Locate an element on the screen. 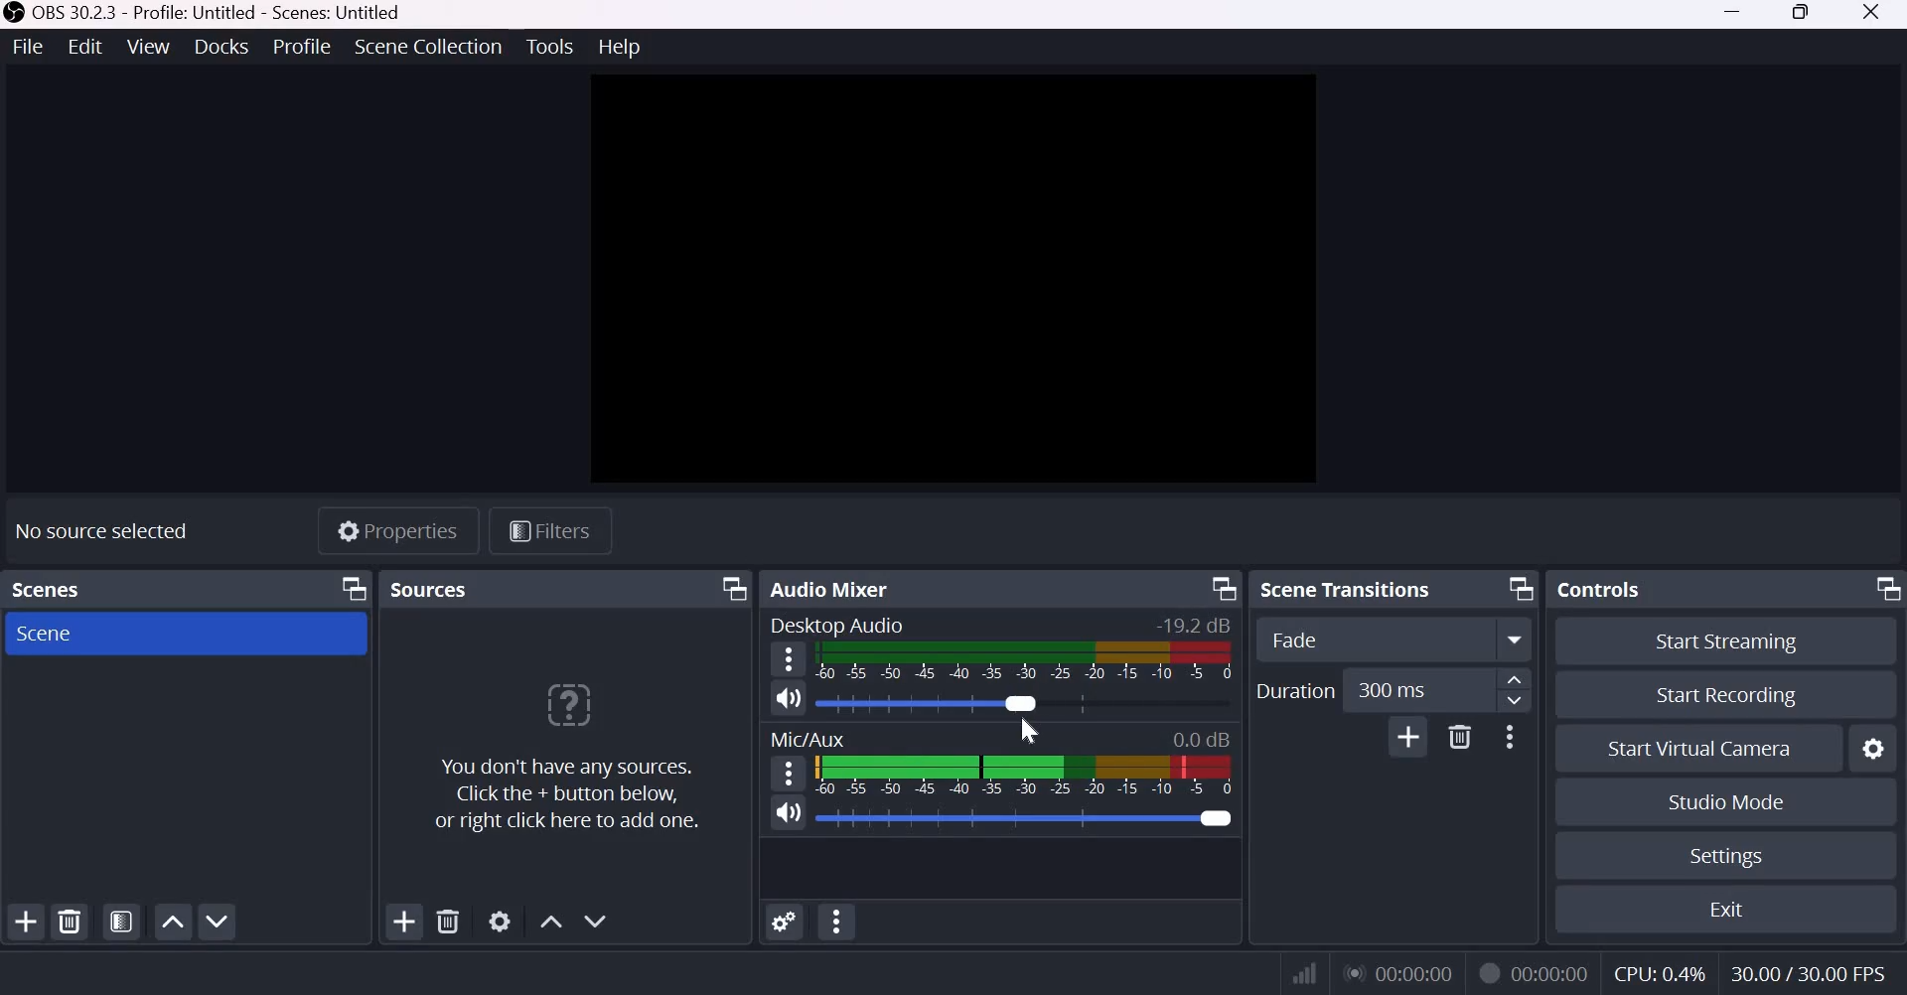  30.00/30.00 FPS is located at coordinates (1809, 973).